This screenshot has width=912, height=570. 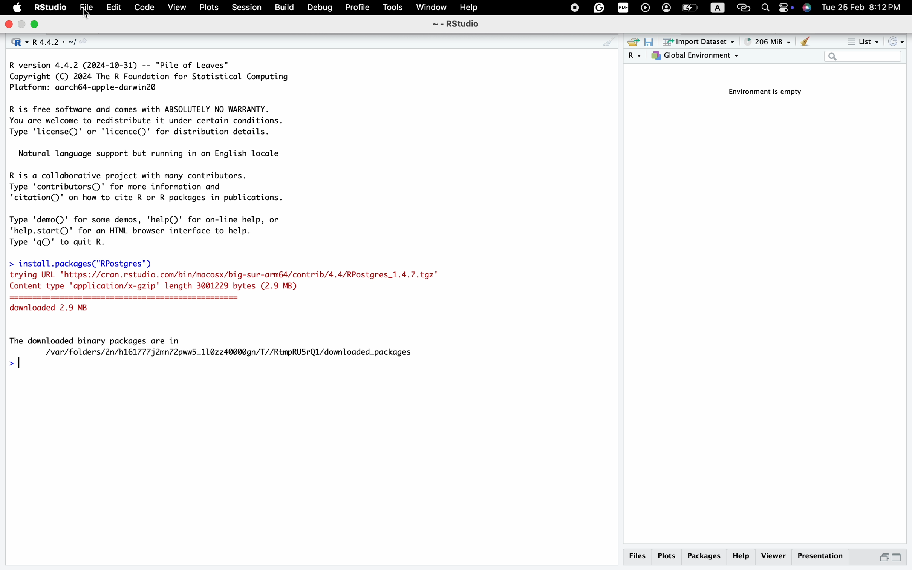 I want to click on prompt cursor, so click(x=11, y=365).